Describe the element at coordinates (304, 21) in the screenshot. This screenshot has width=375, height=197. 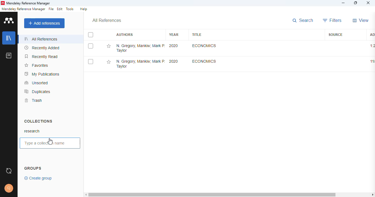
I see `search` at that location.